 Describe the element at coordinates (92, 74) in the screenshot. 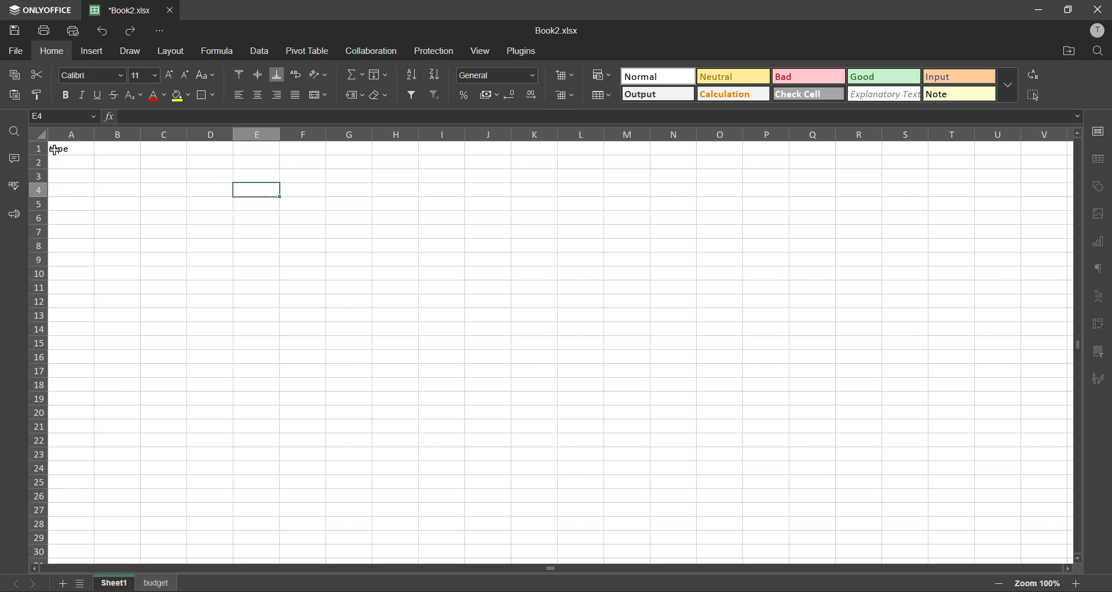

I see `font style` at that location.